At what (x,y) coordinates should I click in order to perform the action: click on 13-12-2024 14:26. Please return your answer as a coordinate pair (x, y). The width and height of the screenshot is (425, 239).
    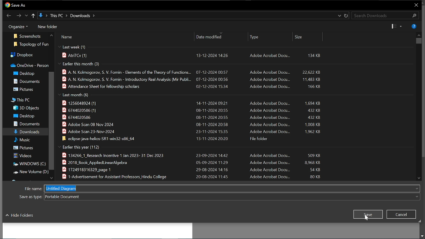
    Looking at the image, I should click on (212, 55).